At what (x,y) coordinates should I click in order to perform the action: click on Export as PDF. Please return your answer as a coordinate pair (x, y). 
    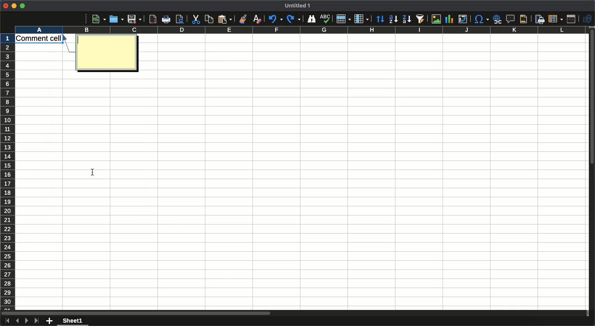
    Looking at the image, I should click on (152, 19).